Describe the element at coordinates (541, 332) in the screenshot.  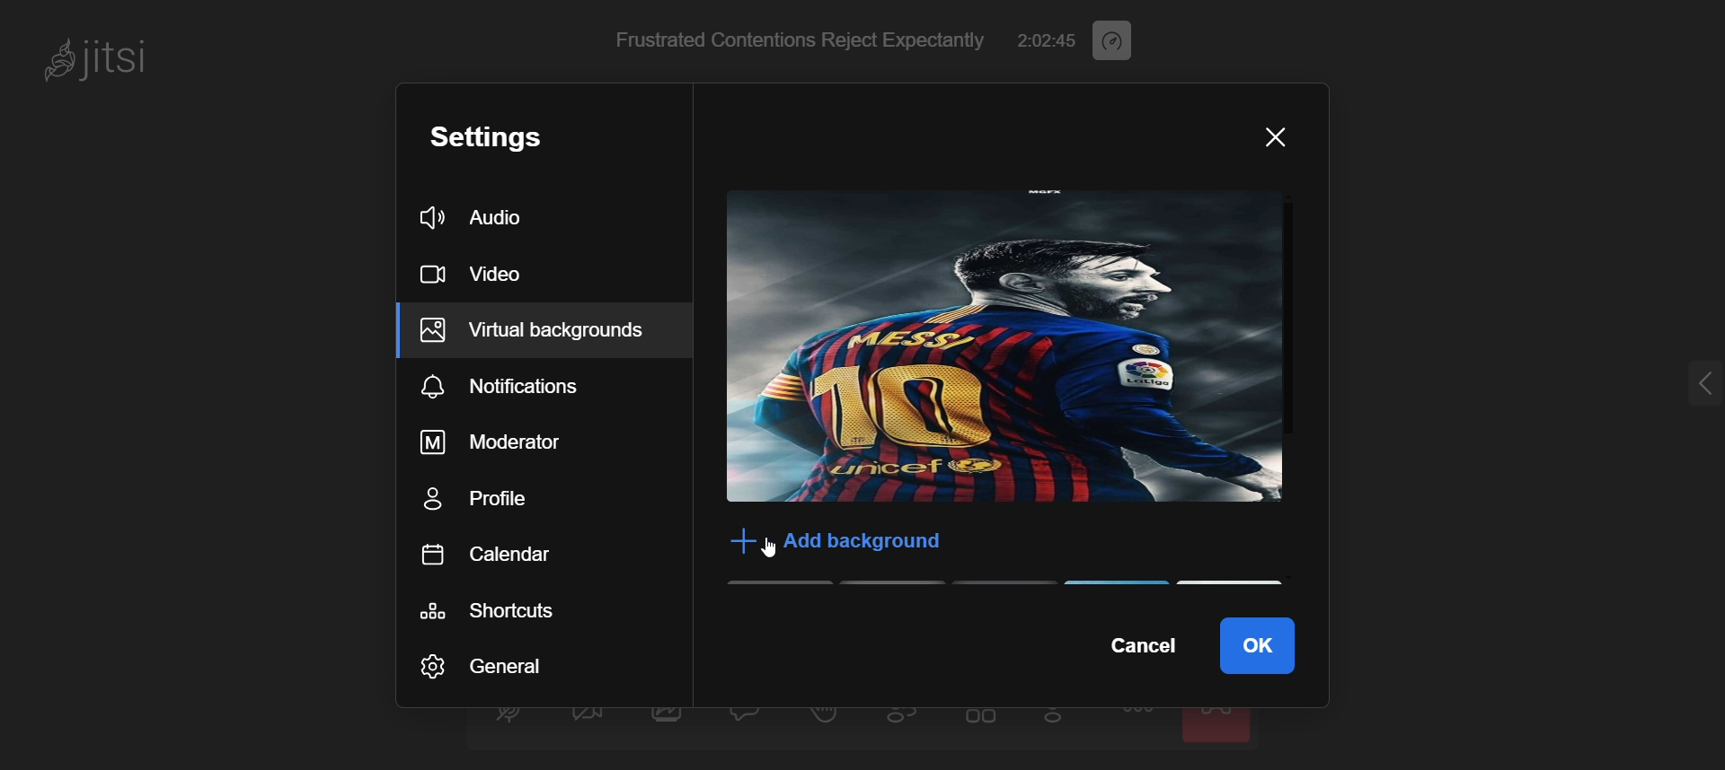
I see `virtual background` at that location.